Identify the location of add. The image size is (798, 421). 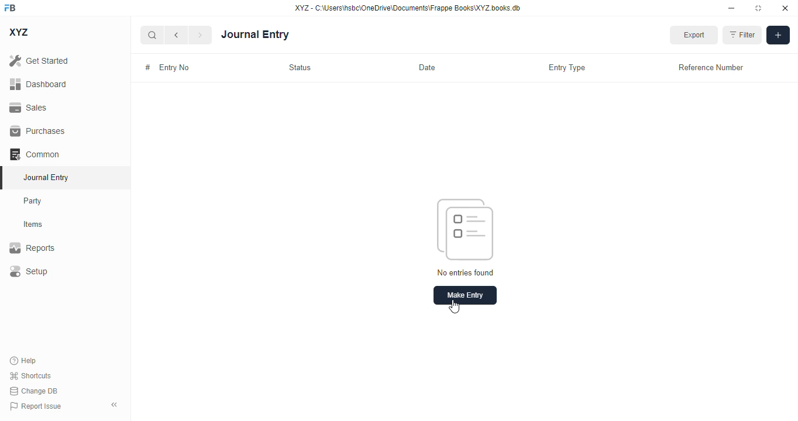
(778, 35).